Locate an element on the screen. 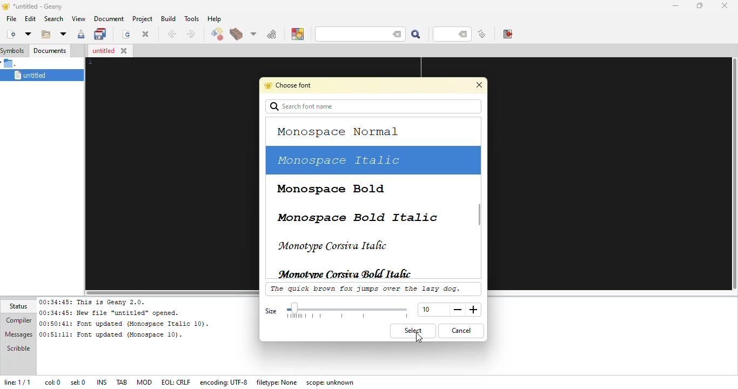  size is located at coordinates (271, 311).